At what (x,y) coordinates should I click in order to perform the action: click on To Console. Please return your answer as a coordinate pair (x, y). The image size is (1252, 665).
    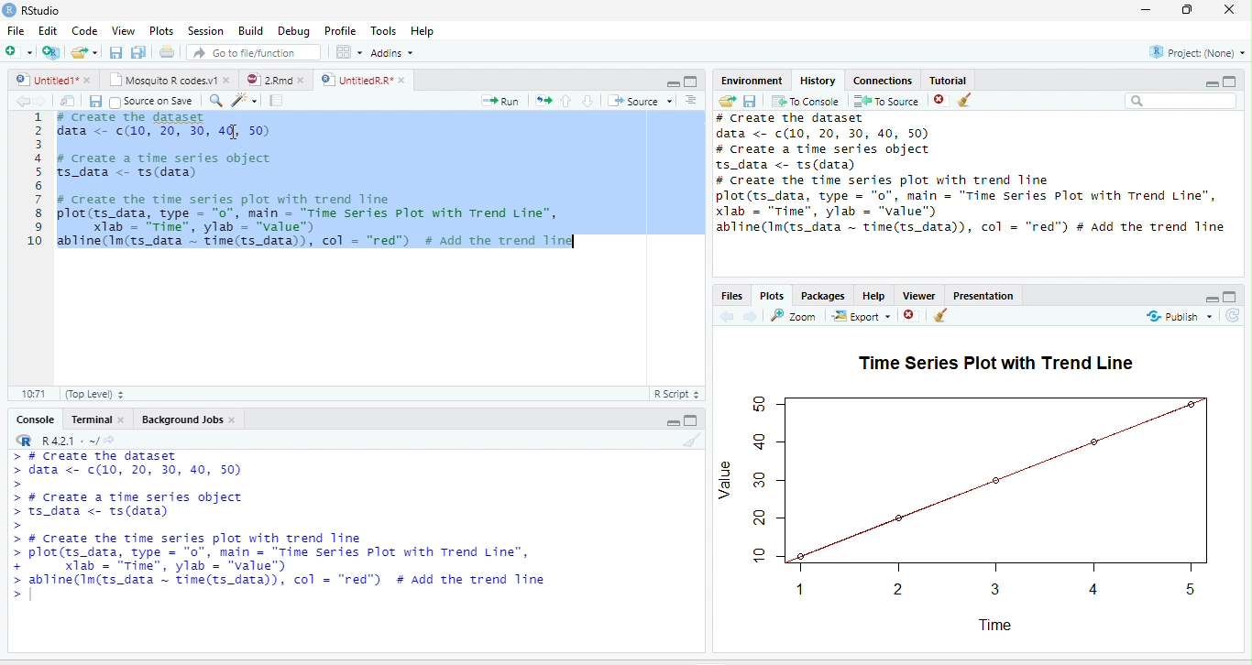
    Looking at the image, I should click on (805, 101).